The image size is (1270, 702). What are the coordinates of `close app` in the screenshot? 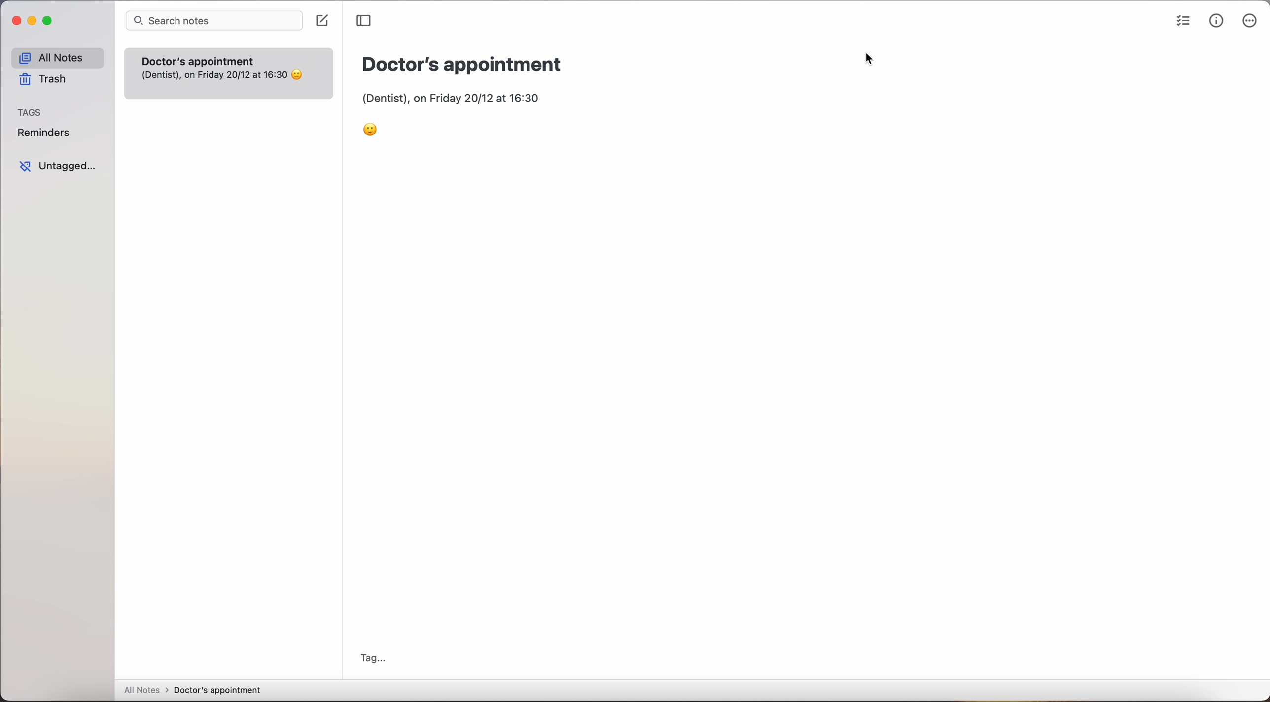 It's located at (14, 20).